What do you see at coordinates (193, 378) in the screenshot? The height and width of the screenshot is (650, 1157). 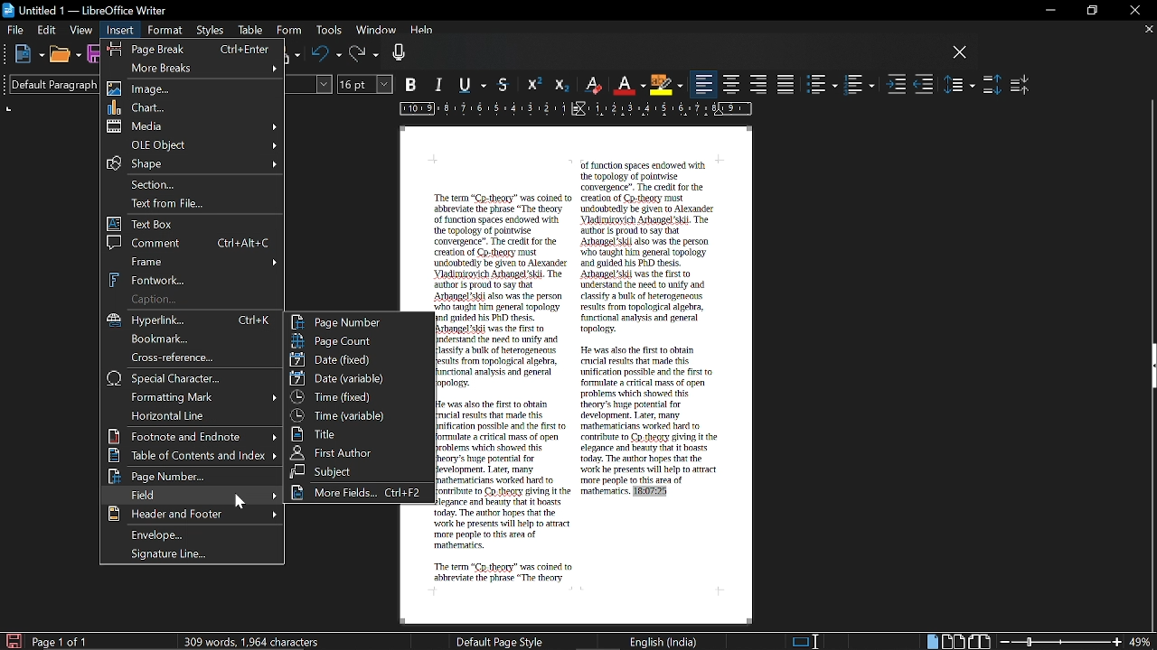 I see `Special character` at bounding box center [193, 378].